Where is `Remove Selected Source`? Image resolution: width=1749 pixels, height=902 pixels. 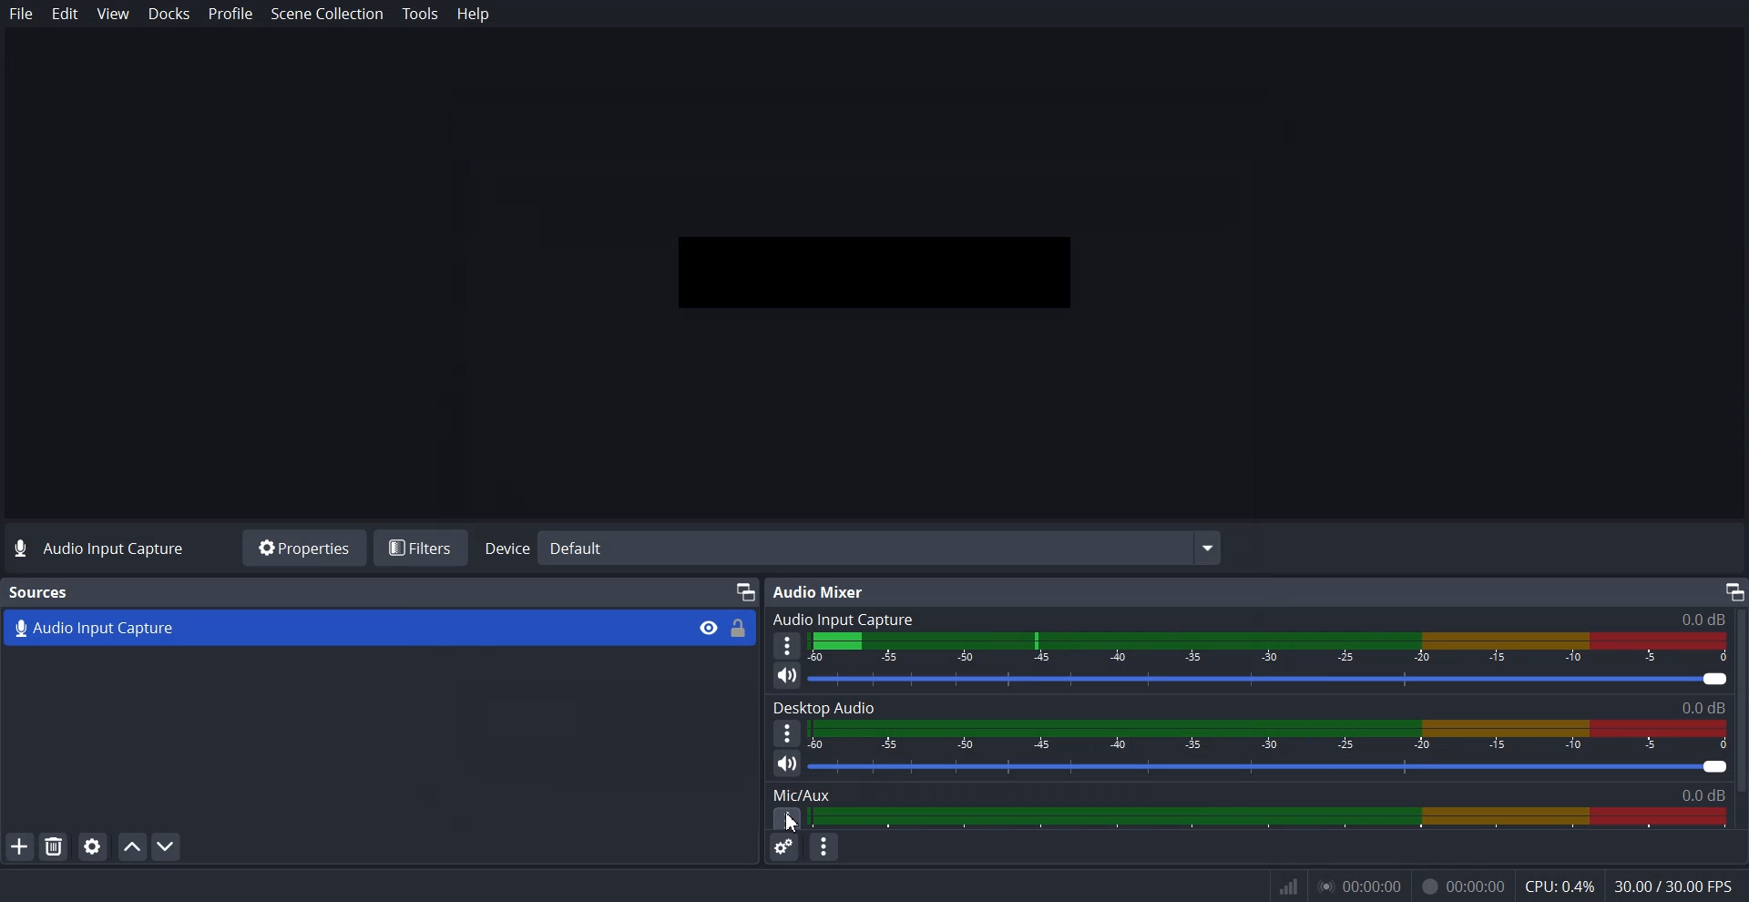
Remove Selected Source is located at coordinates (54, 846).